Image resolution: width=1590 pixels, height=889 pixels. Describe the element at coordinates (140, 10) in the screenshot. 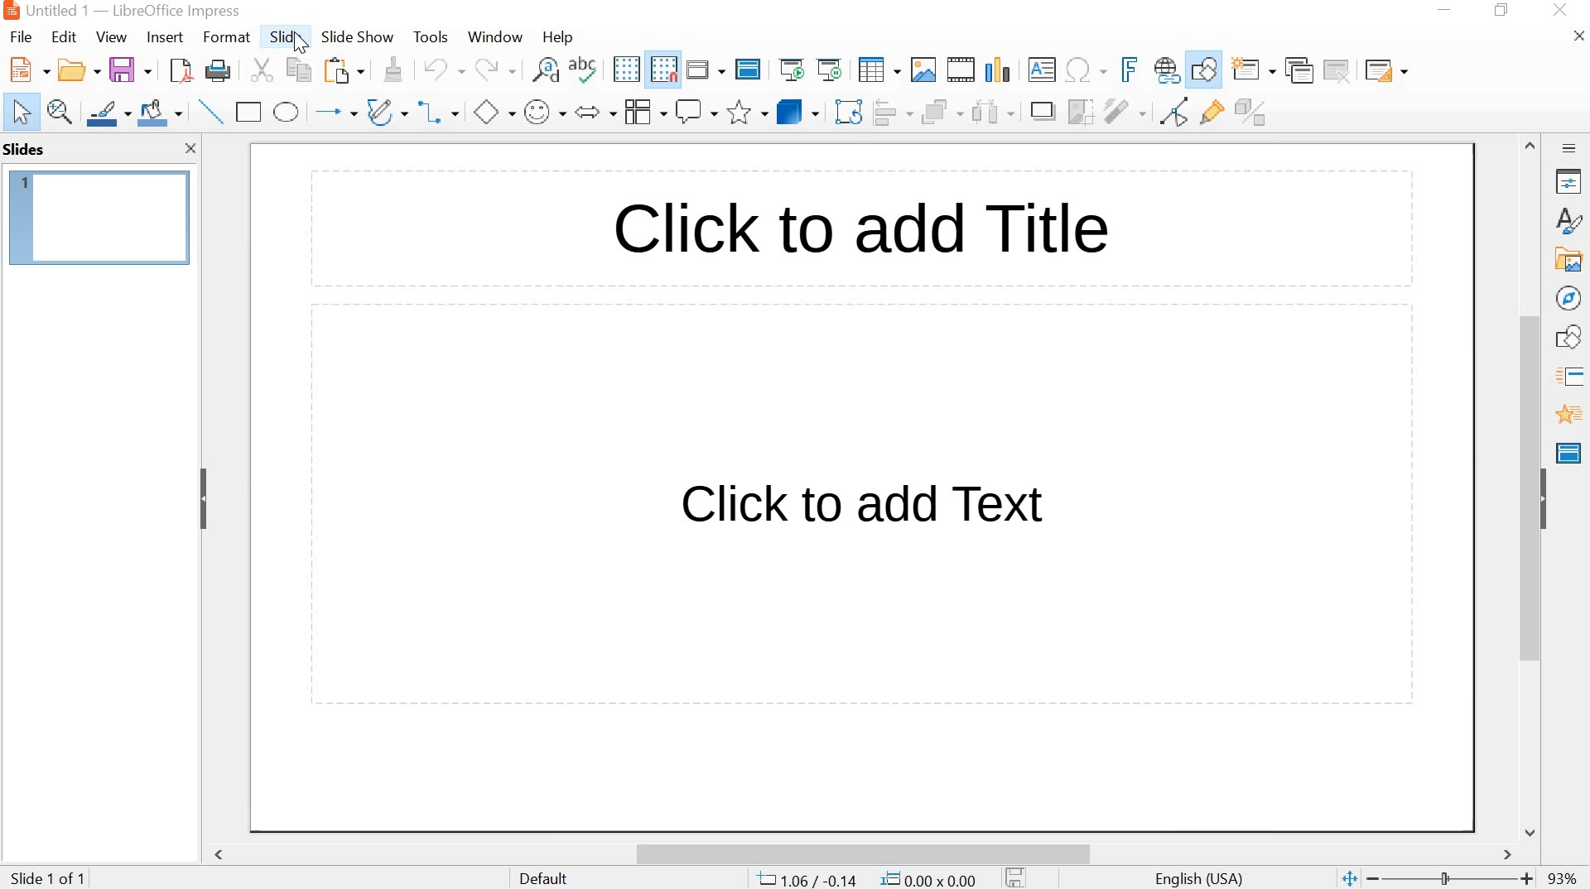

I see `jg Untitled 1 — LibreOffice Impress` at that location.